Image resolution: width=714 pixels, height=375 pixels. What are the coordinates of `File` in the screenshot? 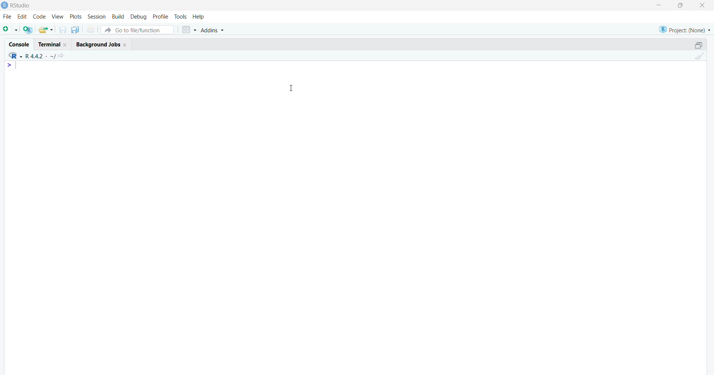 It's located at (6, 17).